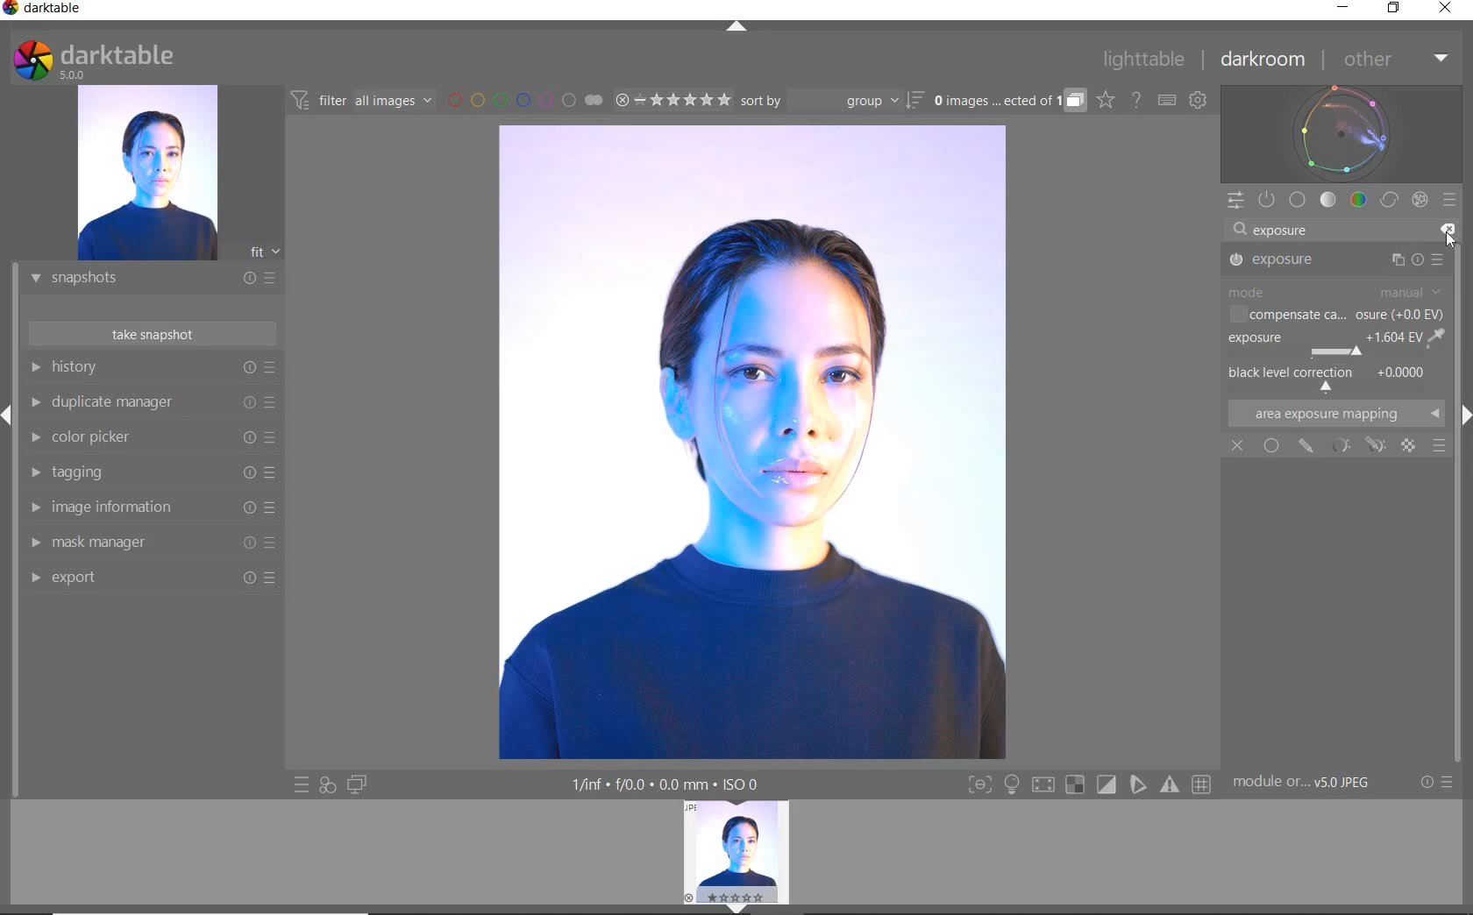 The image size is (1473, 915). Describe the element at coordinates (1144, 62) in the screenshot. I see `LIGHTTABLE` at that location.